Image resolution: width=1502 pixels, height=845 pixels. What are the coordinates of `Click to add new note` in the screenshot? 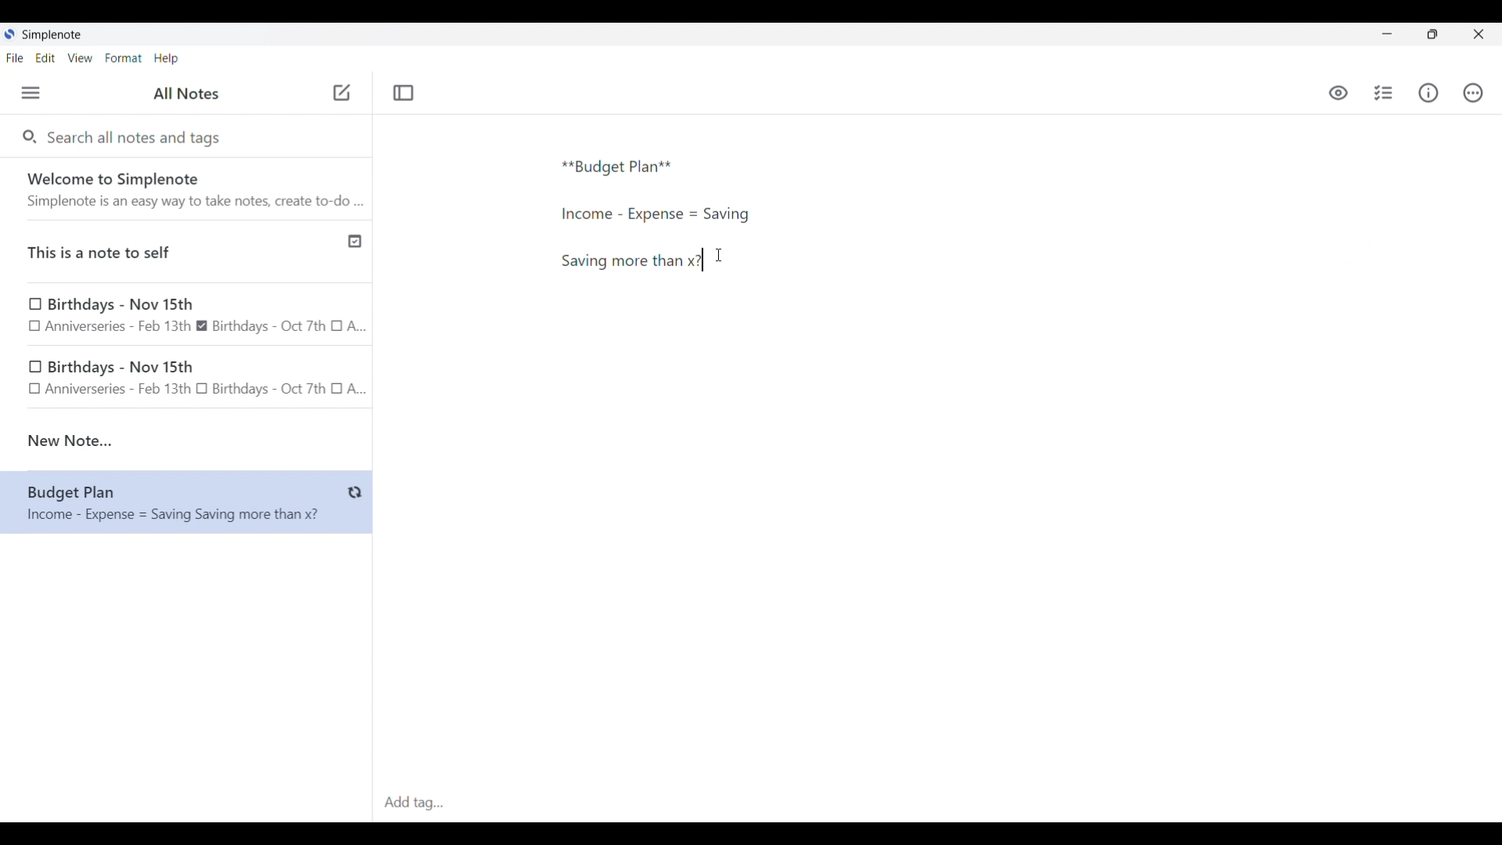 It's located at (342, 92).